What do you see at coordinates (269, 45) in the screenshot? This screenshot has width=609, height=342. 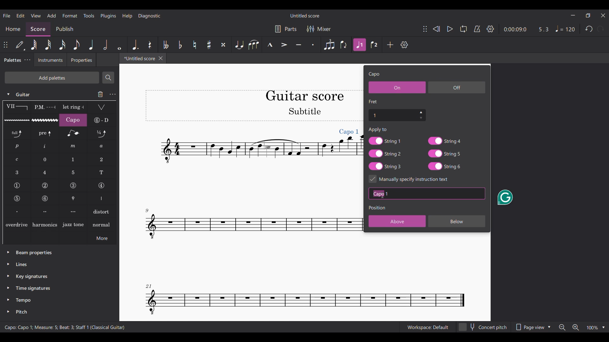 I see `Marcato` at bounding box center [269, 45].